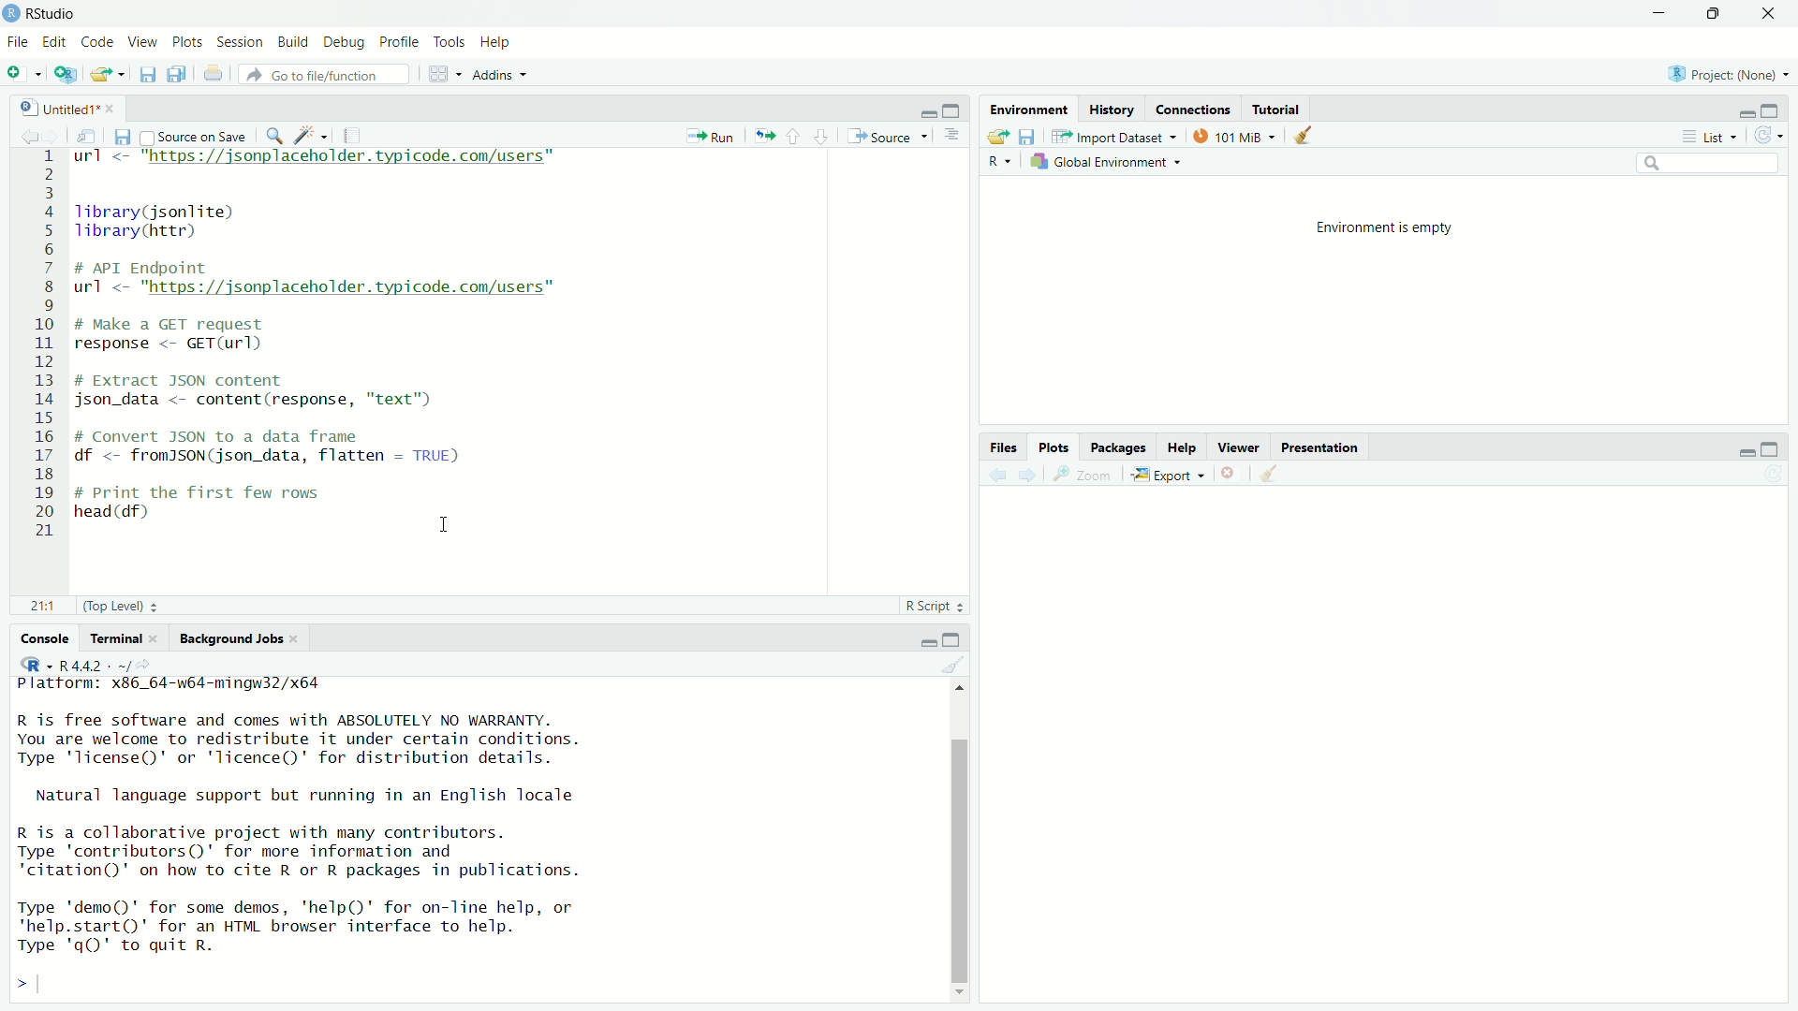  I want to click on Refresh, so click(1776, 476).